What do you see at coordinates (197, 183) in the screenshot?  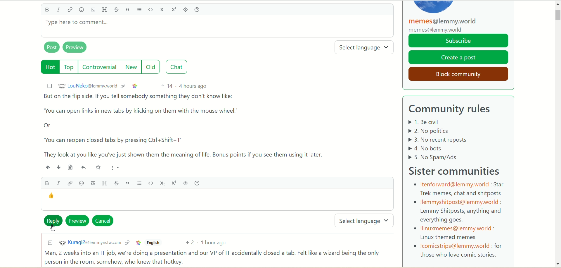 I see `help` at bounding box center [197, 183].